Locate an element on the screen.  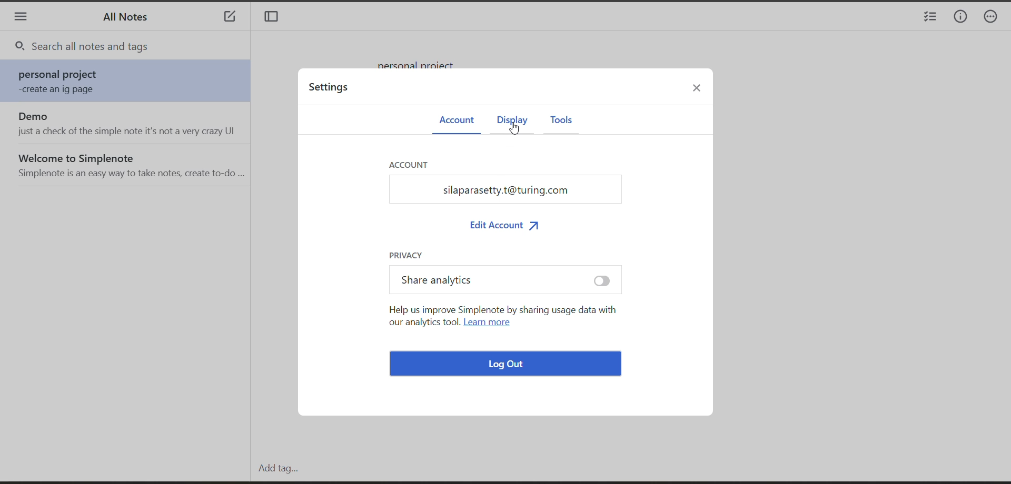
note 2 is located at coordinates (128, 124).